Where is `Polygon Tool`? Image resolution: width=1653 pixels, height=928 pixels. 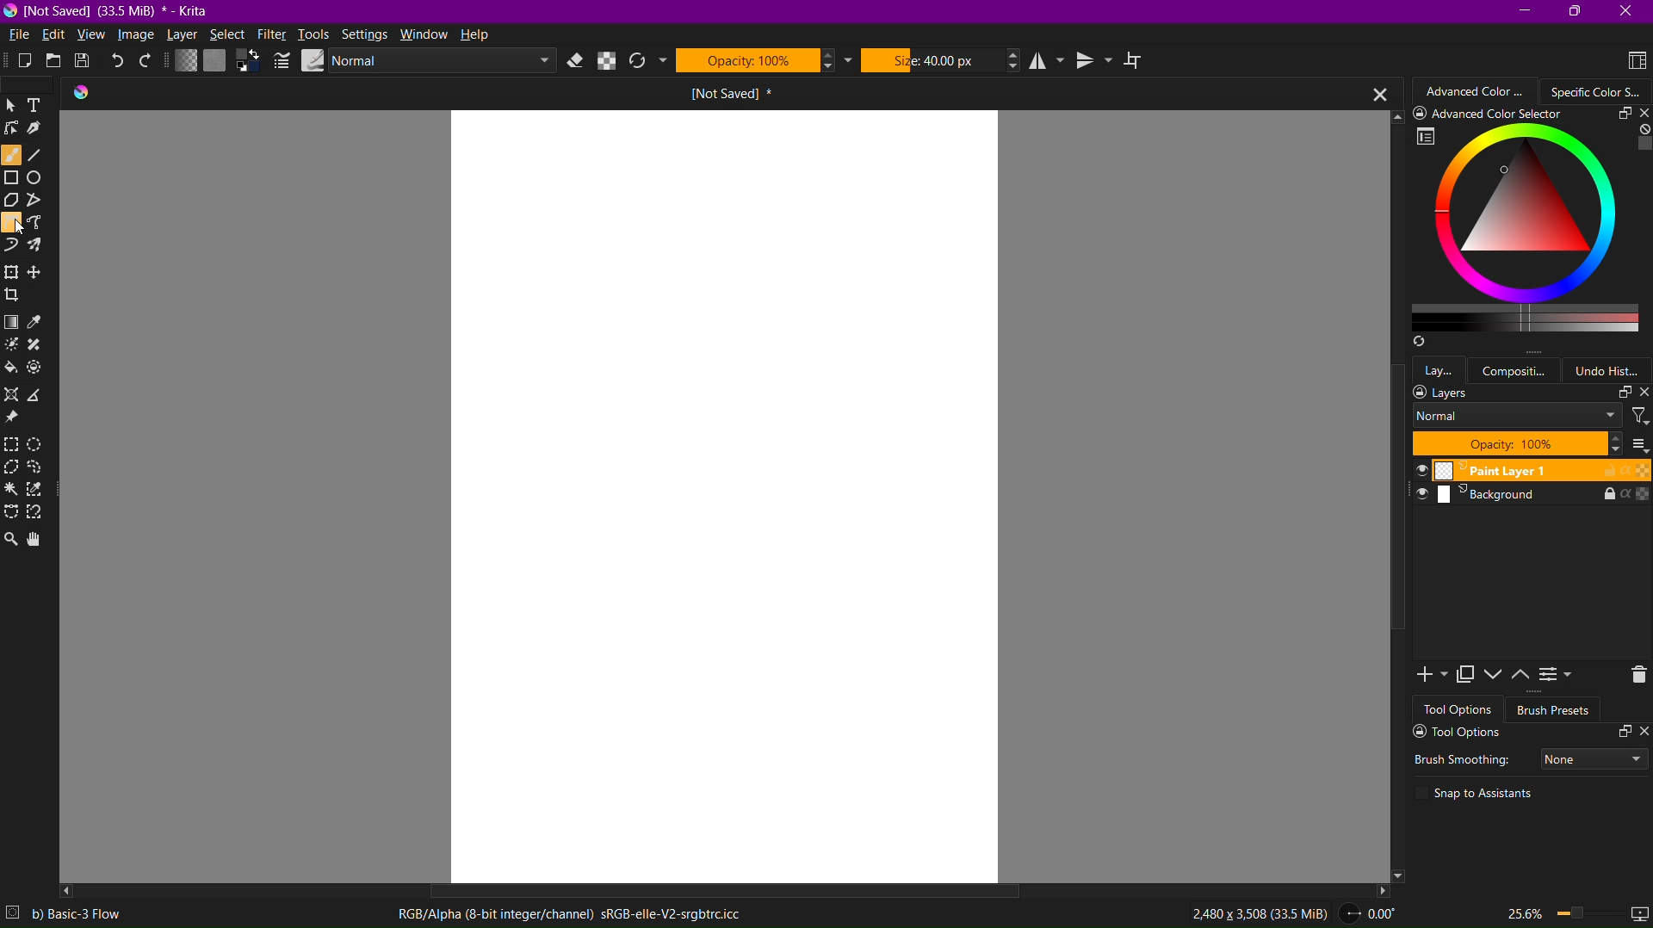
Polygon Tool is located at coordinates (14, 202).